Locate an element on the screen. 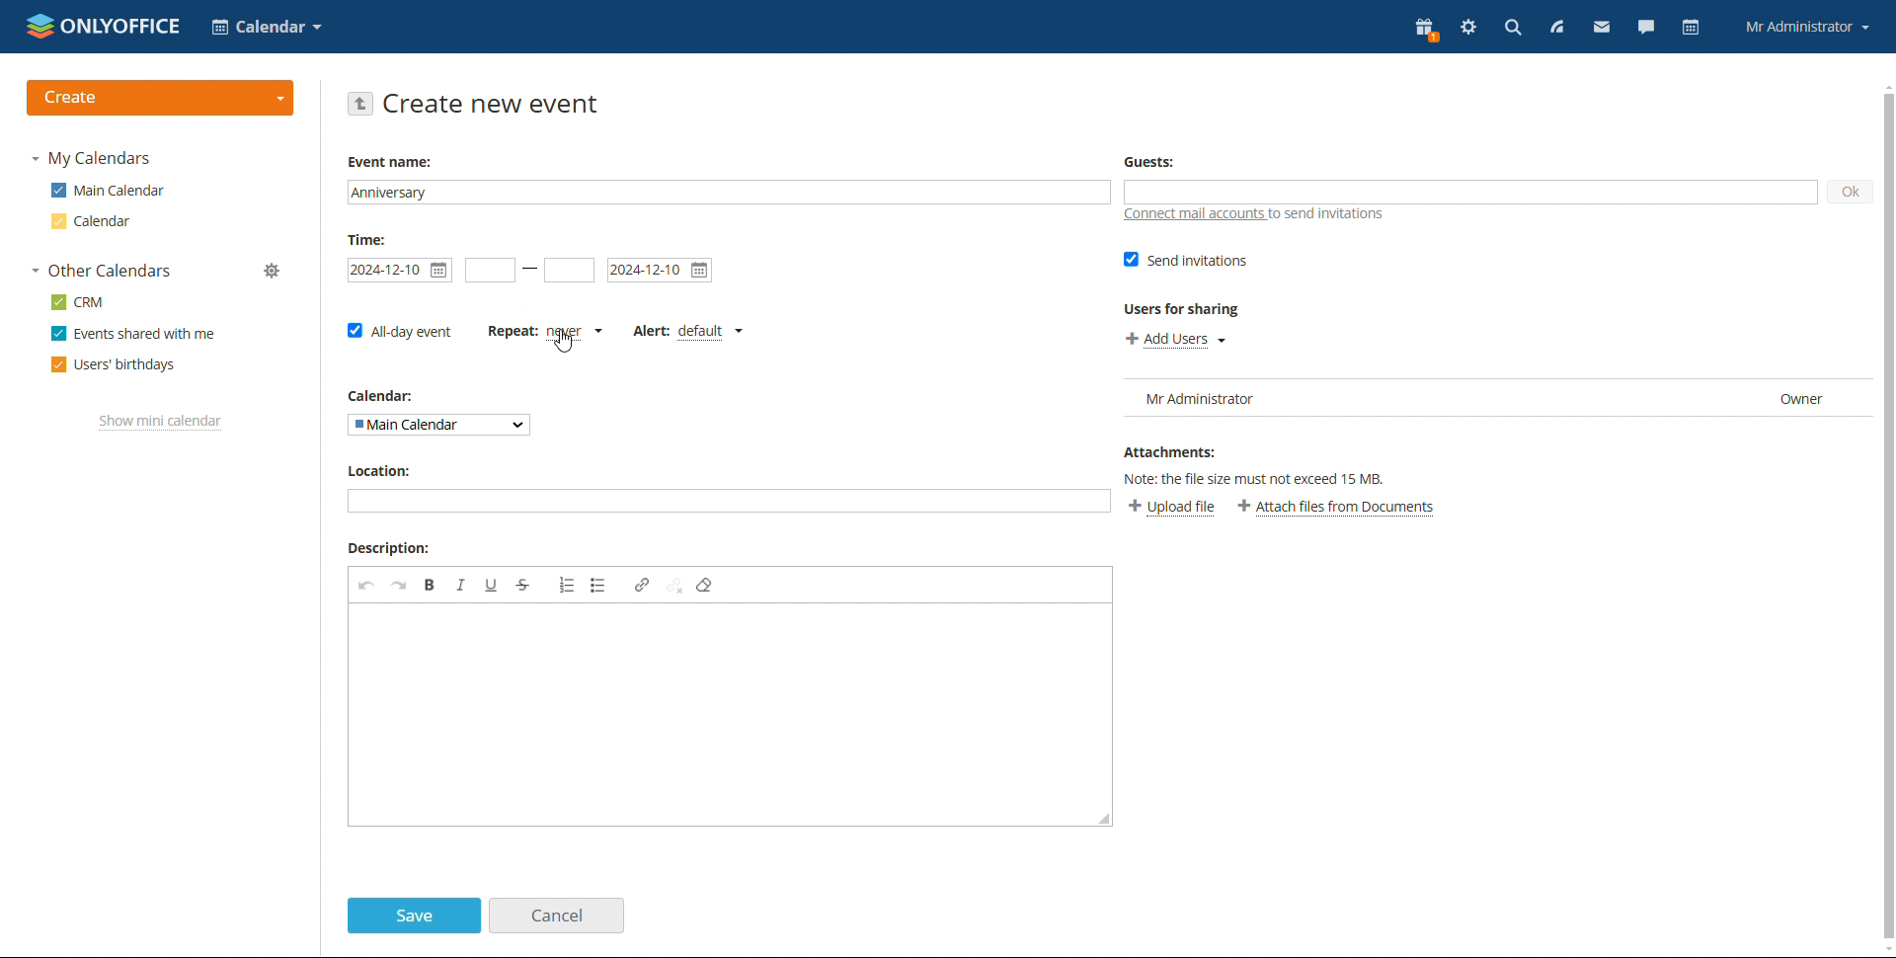 Image resolution: width=1896 pixels, height=958 pixels. go back is located at coordinates (361, 104).